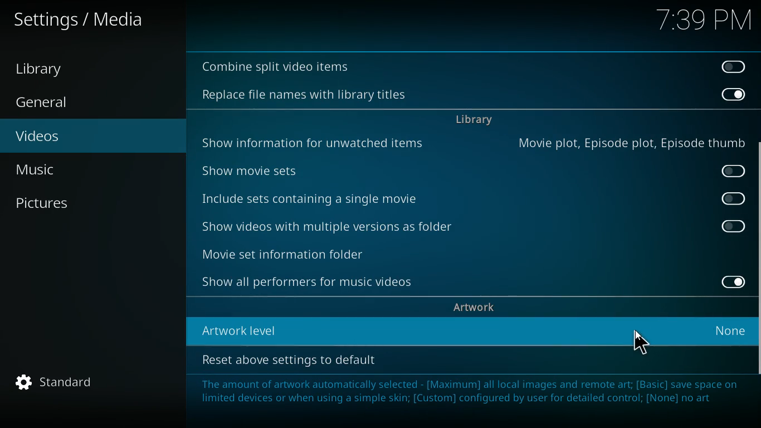 The width and height of the screenshot is (761, 428). What do you see at coordinates (734, 199) in the screenshot?
I see `off` at bounding box center [734, 199].